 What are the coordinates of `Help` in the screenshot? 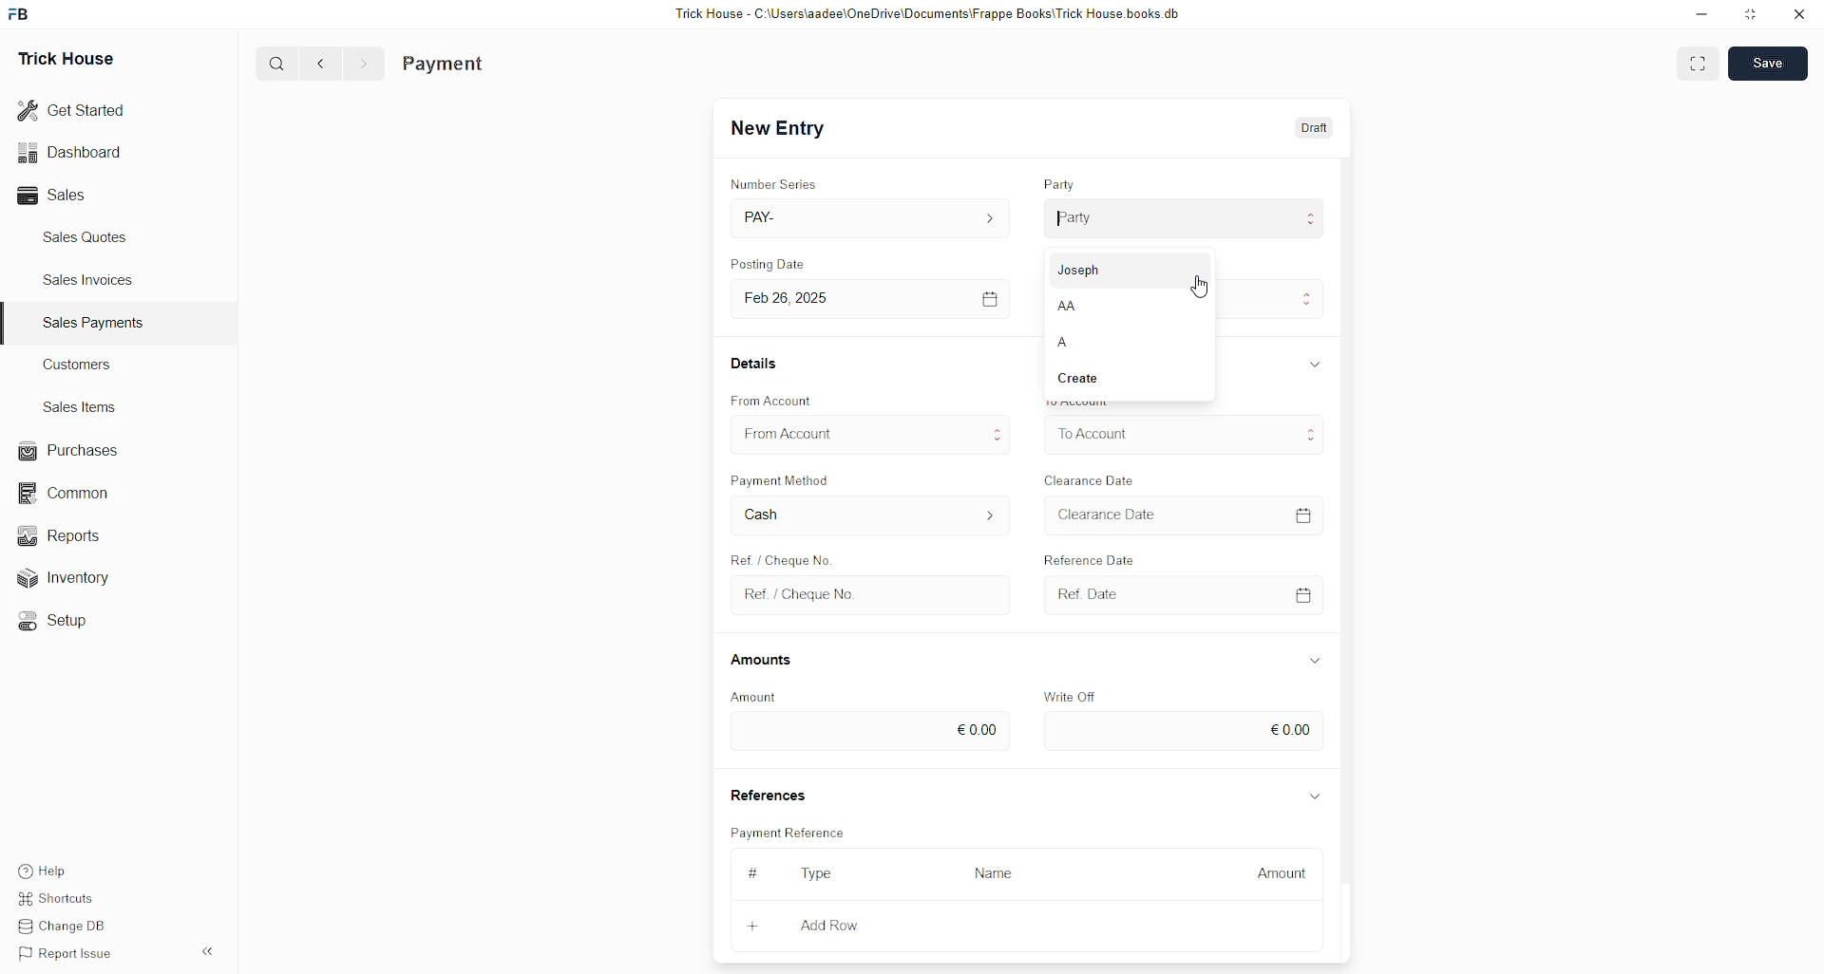 It's located at (46, 866).